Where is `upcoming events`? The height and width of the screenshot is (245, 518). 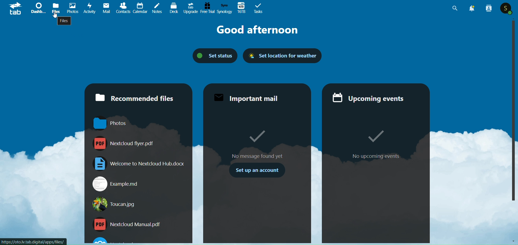 upcoming events is located at coordinates (372, 97).